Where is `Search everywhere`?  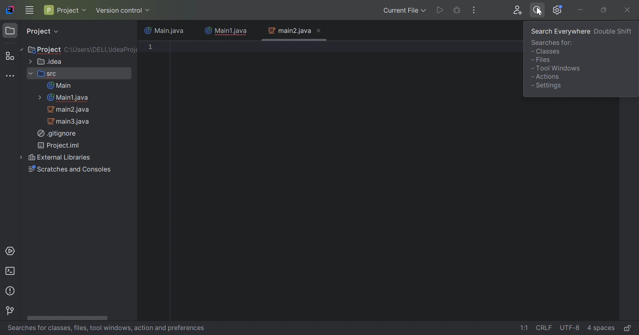
Search everywhere is located at coordinates (561, 31).